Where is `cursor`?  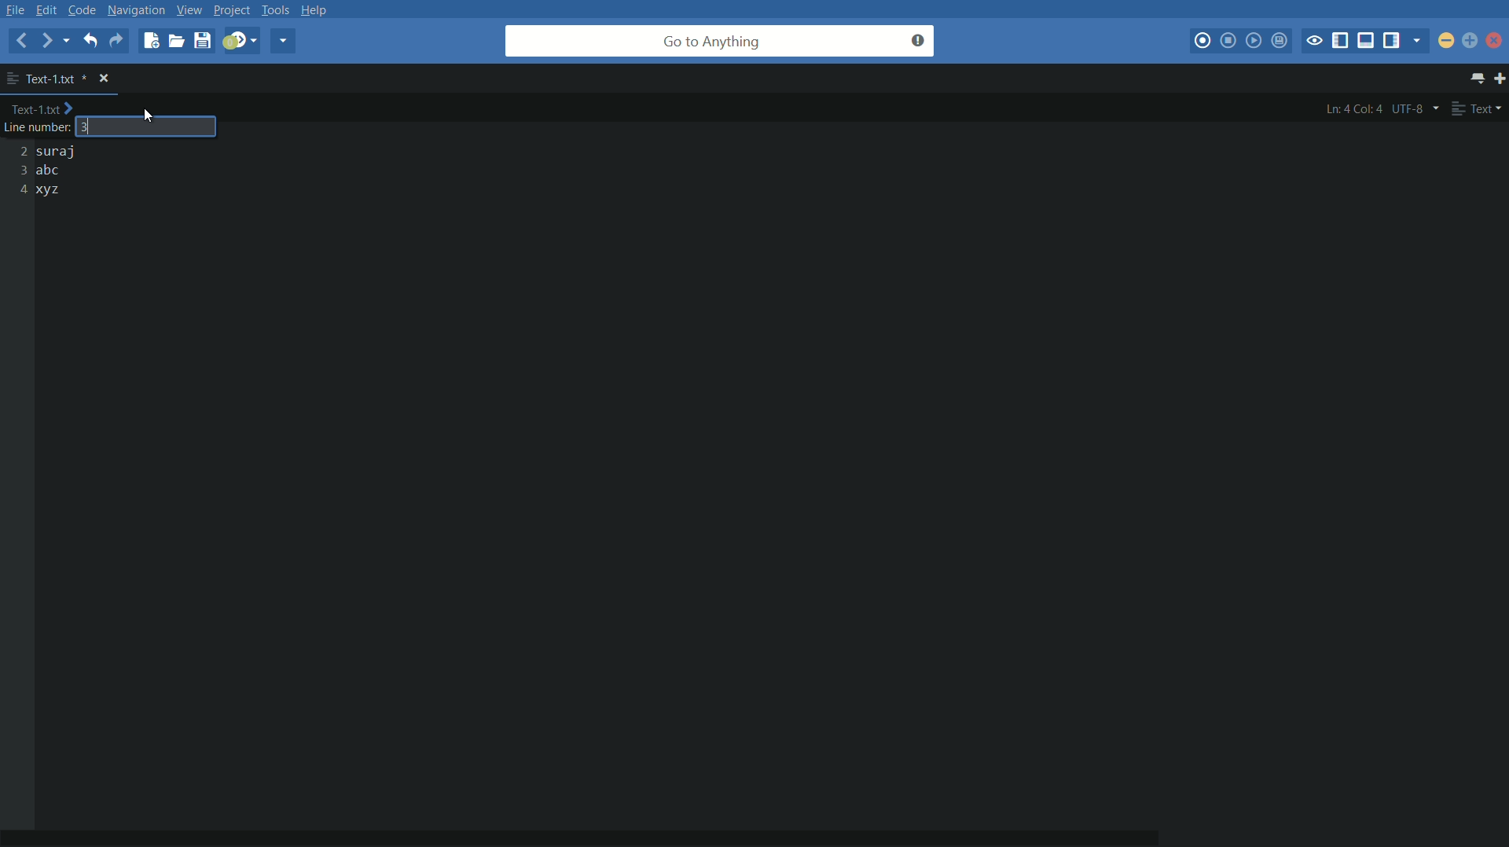
cursor is located at coordinates (152, 113).